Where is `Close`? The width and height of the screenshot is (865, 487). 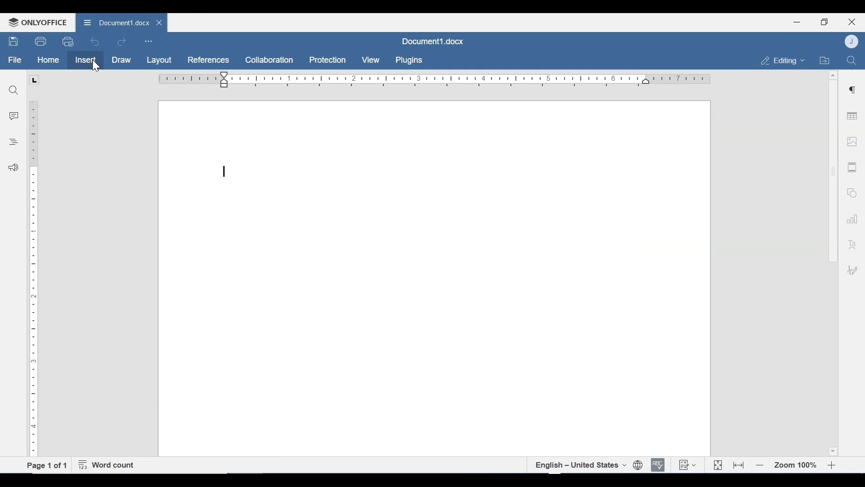
Close is located at coordinates (852, 21).